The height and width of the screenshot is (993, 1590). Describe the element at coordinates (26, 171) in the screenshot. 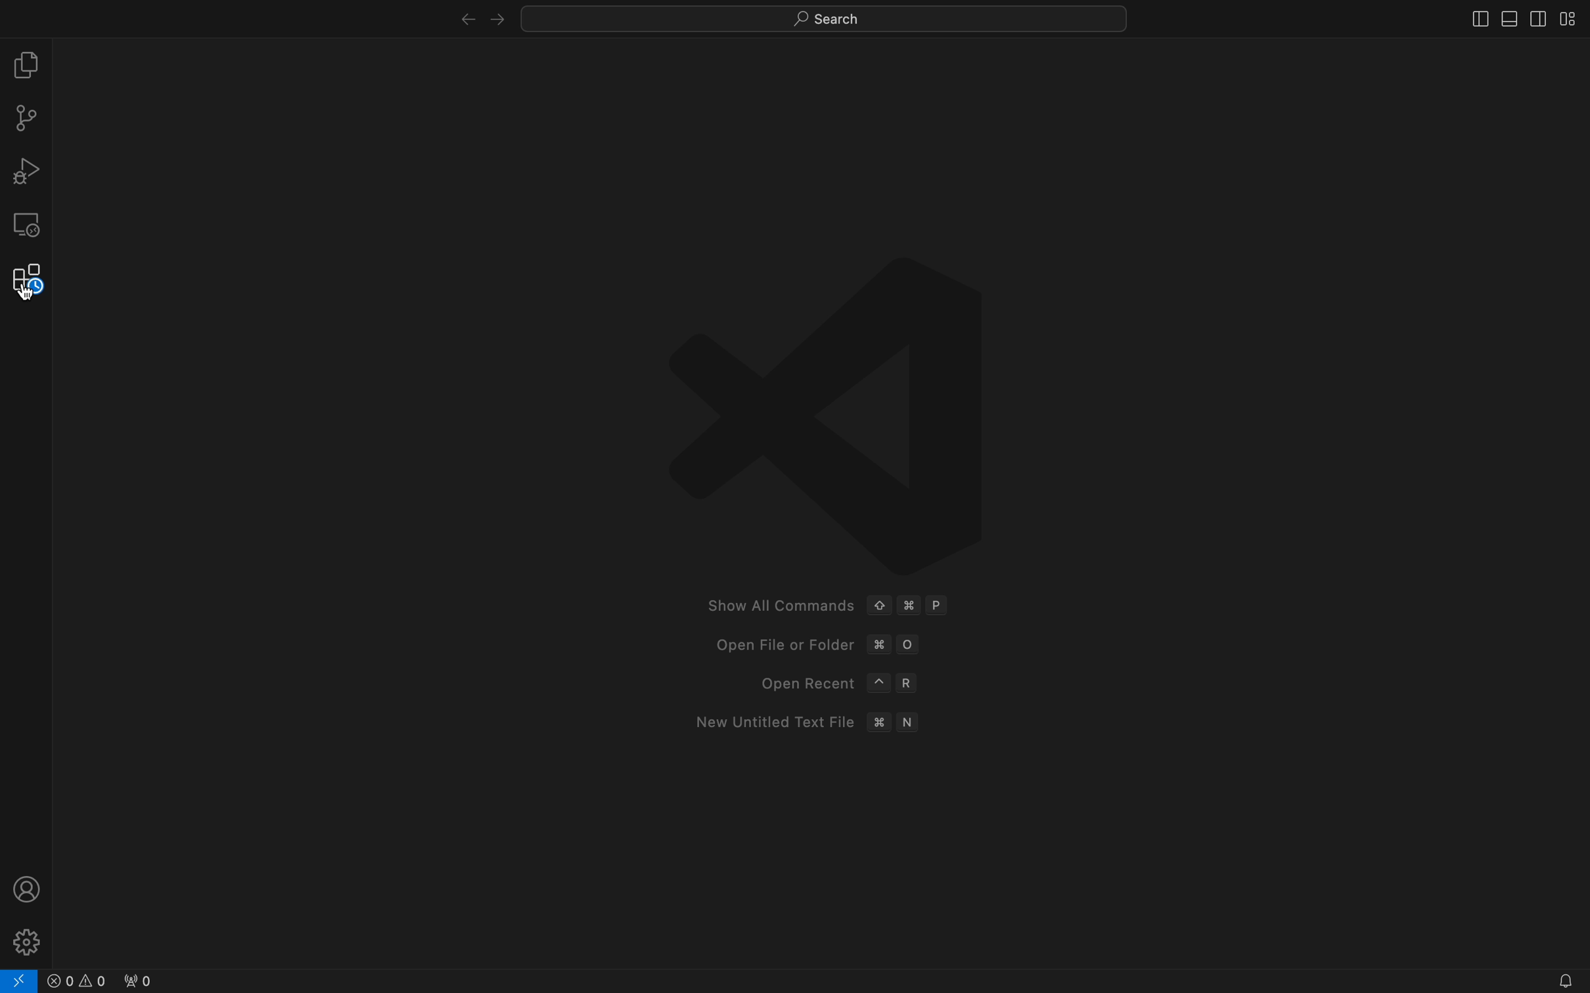

I see `debugger` at that location.